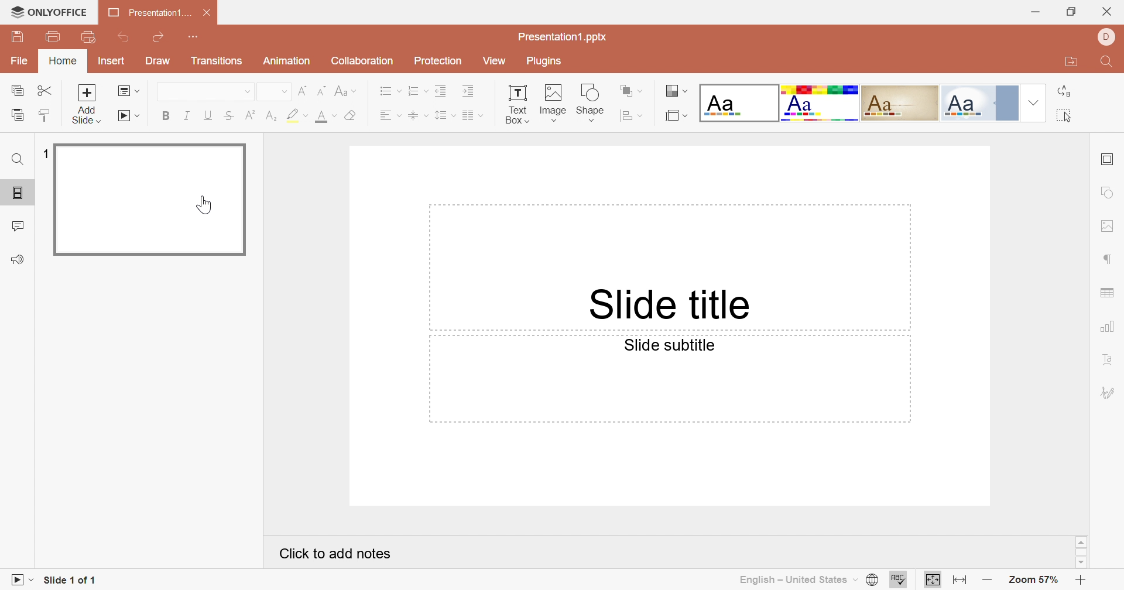 This screenshot has width=1124, height=590. Describe the element at coordinates (901, 579) in the screenshot. I see `Spell Checking` at that location.